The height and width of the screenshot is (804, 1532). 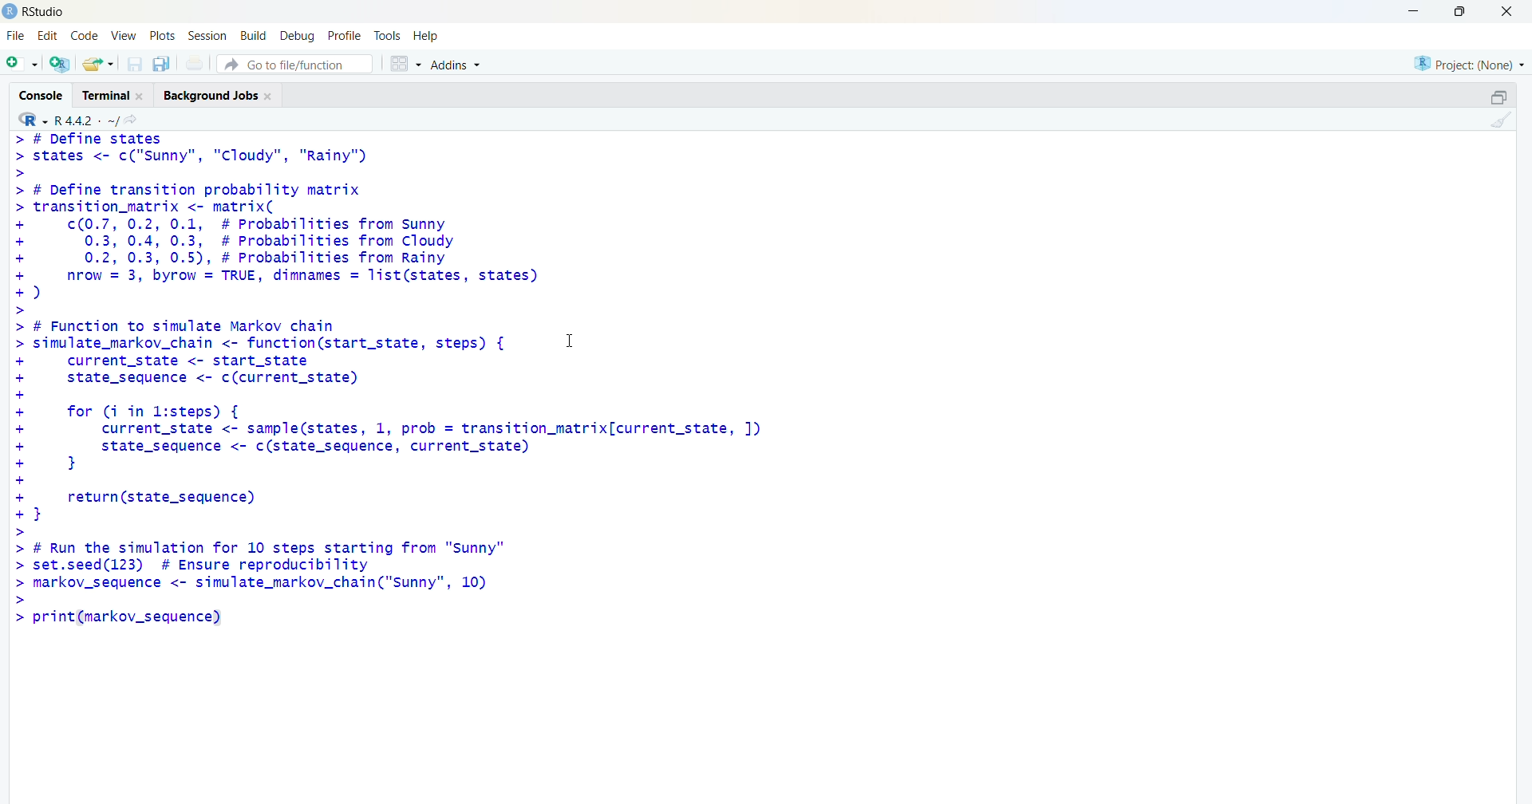 I want to click on background jobs, so click(x=223, y=96).